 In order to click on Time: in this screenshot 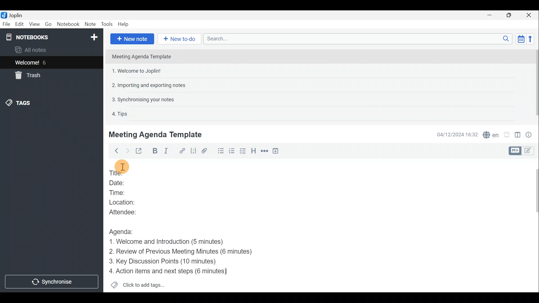, I will do `click(121, 193)`.